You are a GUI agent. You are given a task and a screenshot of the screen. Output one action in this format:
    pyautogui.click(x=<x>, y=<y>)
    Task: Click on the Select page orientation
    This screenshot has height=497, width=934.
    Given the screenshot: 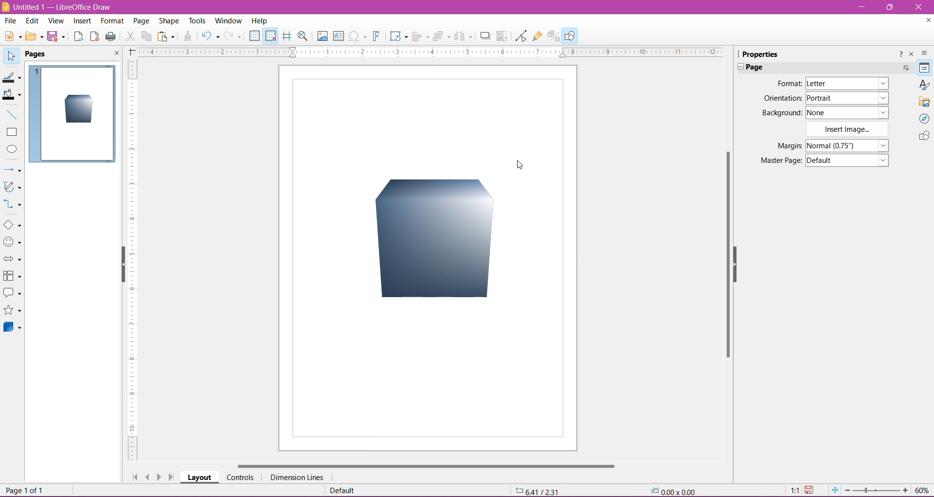 What is the action you would take?
    pyautogui.click(x=849, y=98)
    